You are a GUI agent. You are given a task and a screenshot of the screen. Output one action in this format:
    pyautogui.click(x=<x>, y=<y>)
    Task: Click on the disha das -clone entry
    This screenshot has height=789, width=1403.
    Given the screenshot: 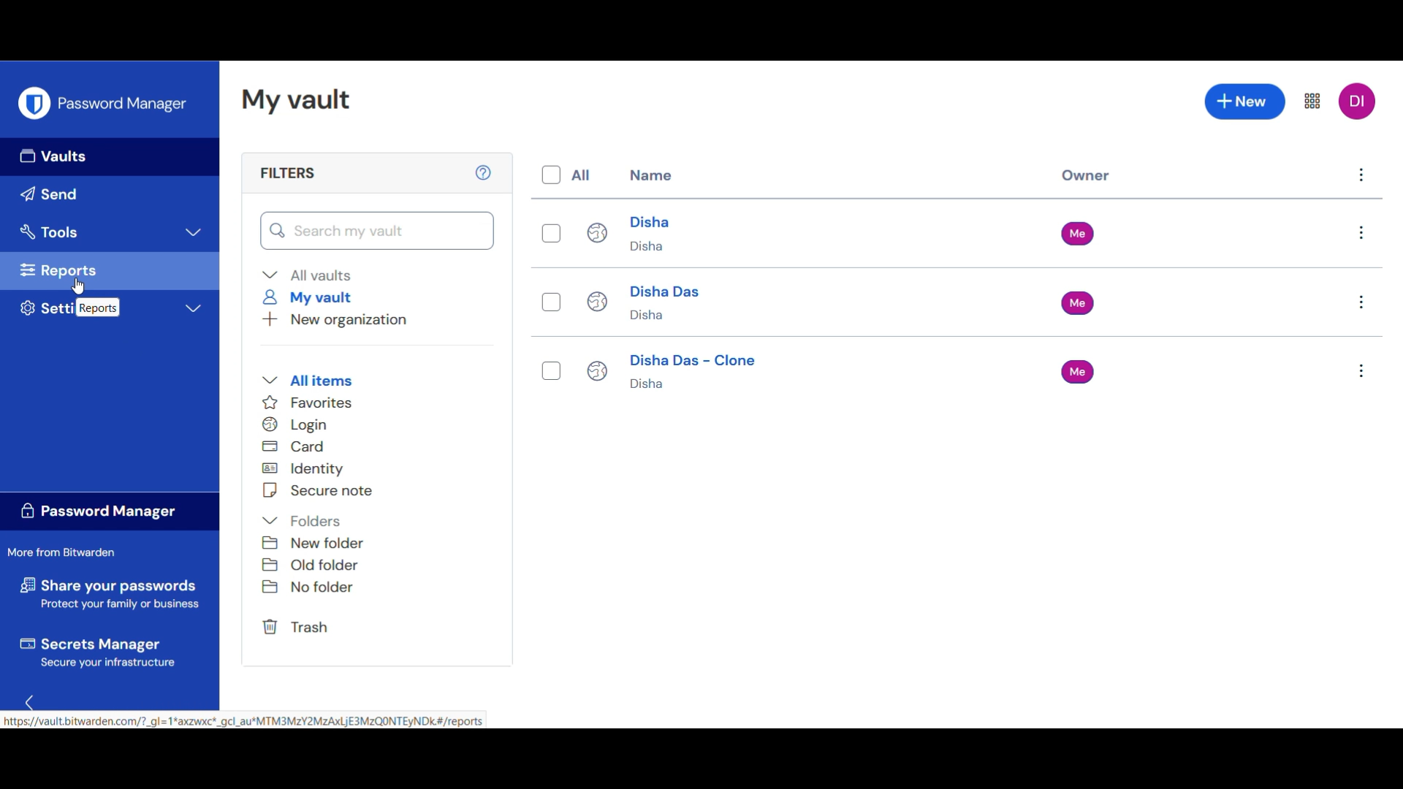 What is the action you would take?
    pyautogui.click(x=714, y=374)
    